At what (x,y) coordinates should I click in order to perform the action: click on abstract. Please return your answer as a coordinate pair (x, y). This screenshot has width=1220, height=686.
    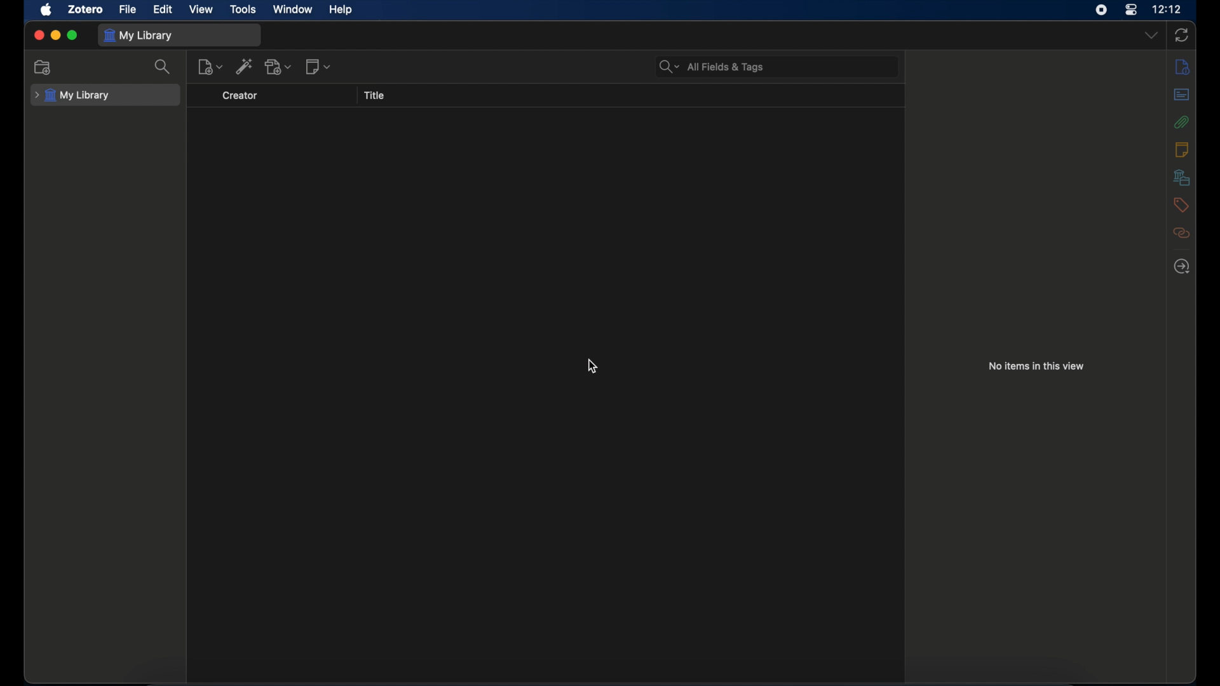
    Looking at the image, I should click on (1183, 95).